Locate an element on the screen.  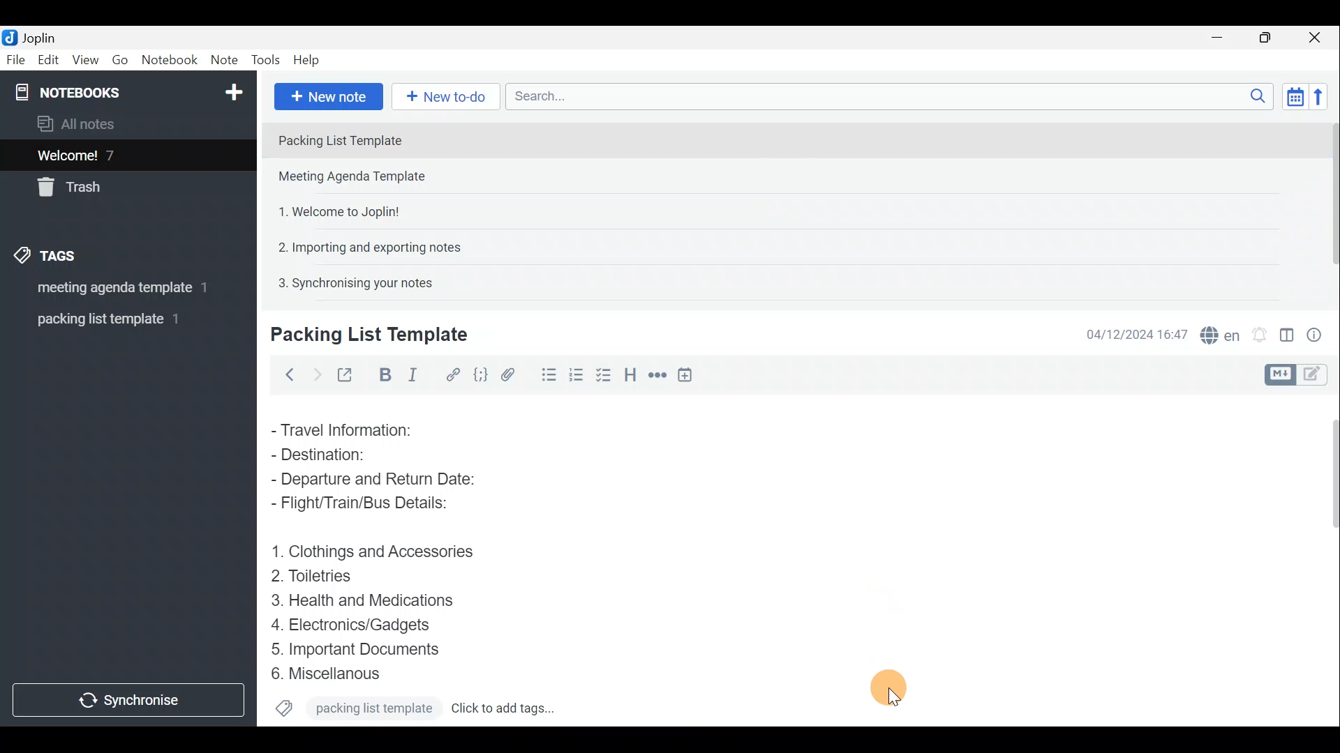
Toiletries is located at coordinates (321, 579).